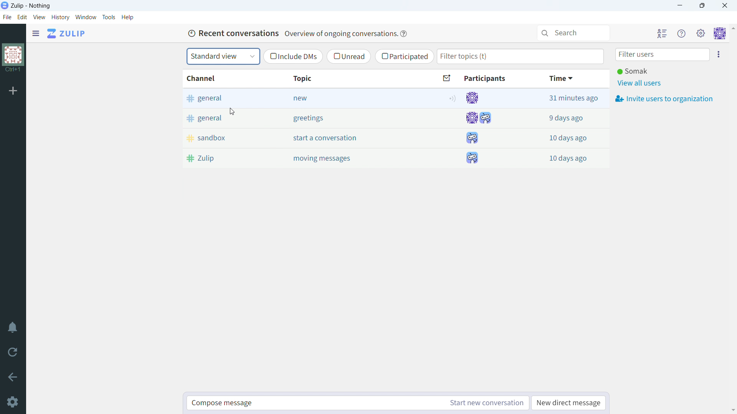  I want to click on Overview of ongoing conversations, so click(340, 34).